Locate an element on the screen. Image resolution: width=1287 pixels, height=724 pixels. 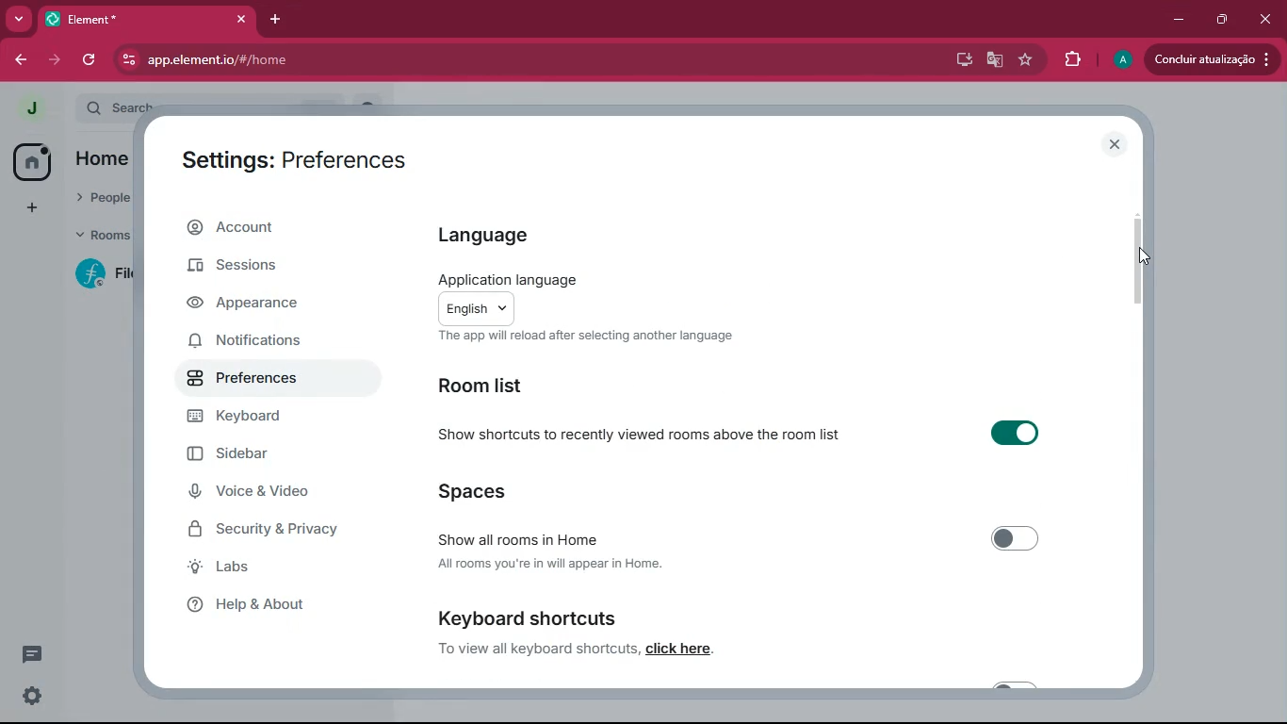
google translate is located at coordinates (993, 60).